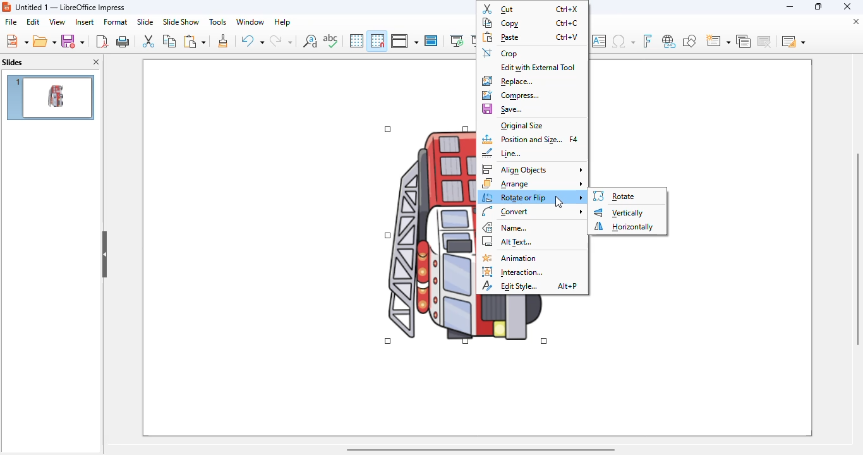 The width and height of the screenshot is (863, 455). I want to click on slide 1, so click(51, 97).